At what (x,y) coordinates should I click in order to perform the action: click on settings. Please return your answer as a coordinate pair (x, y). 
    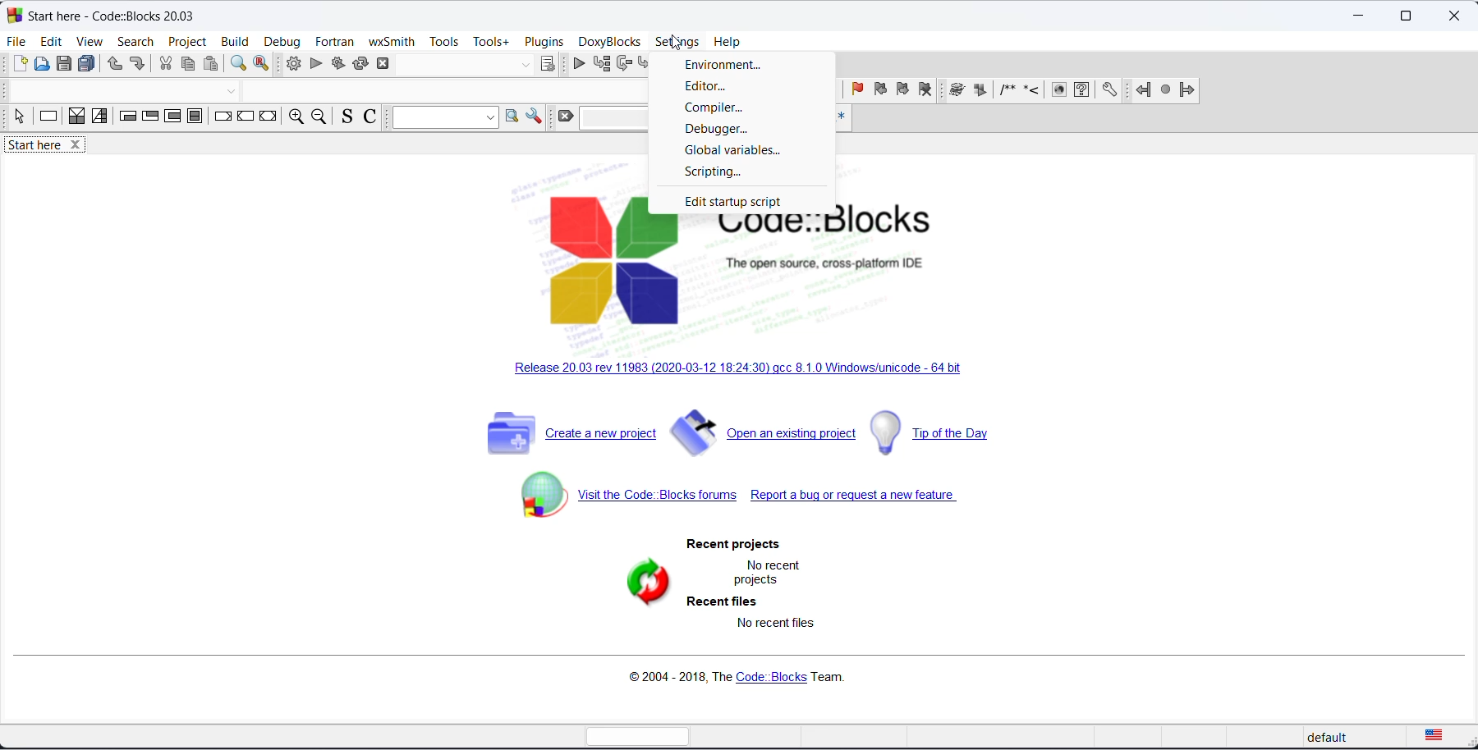
    Looking at the image, I should click on (677, 43).